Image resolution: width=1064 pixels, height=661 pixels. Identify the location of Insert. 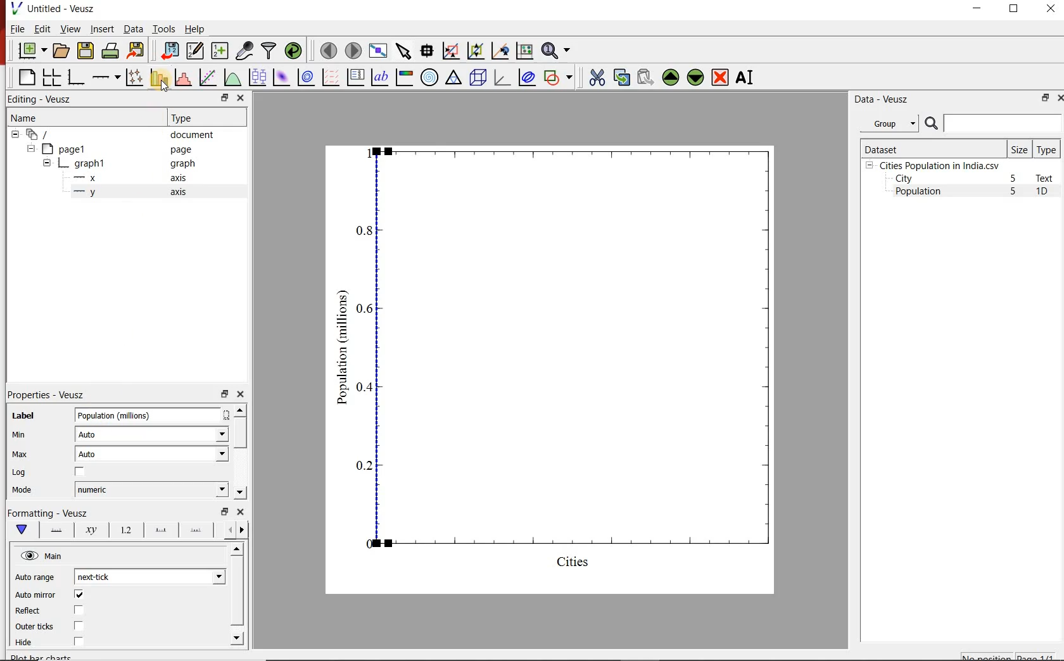
(101, 30).